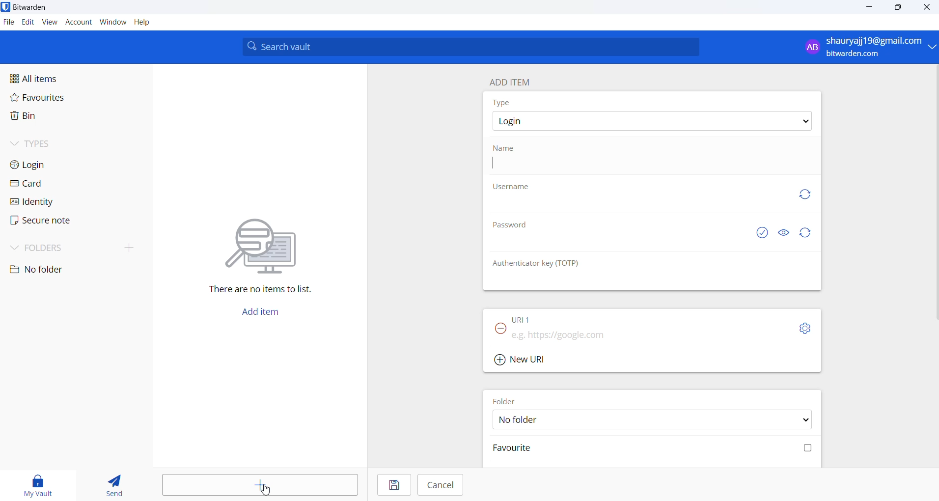 Image resolution: width=939 pixels, height=501 pixels. Describe the element at coordinates (55, 101) in the screenshot. I see `favourites` at that location.